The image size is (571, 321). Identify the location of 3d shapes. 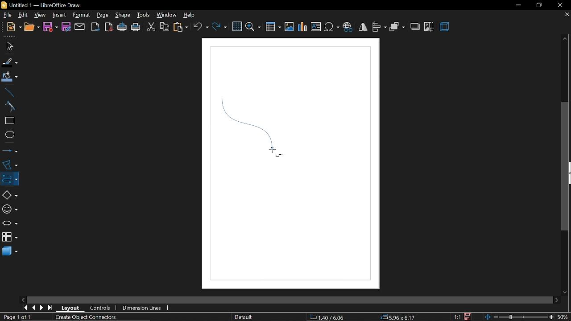
(9, 252).